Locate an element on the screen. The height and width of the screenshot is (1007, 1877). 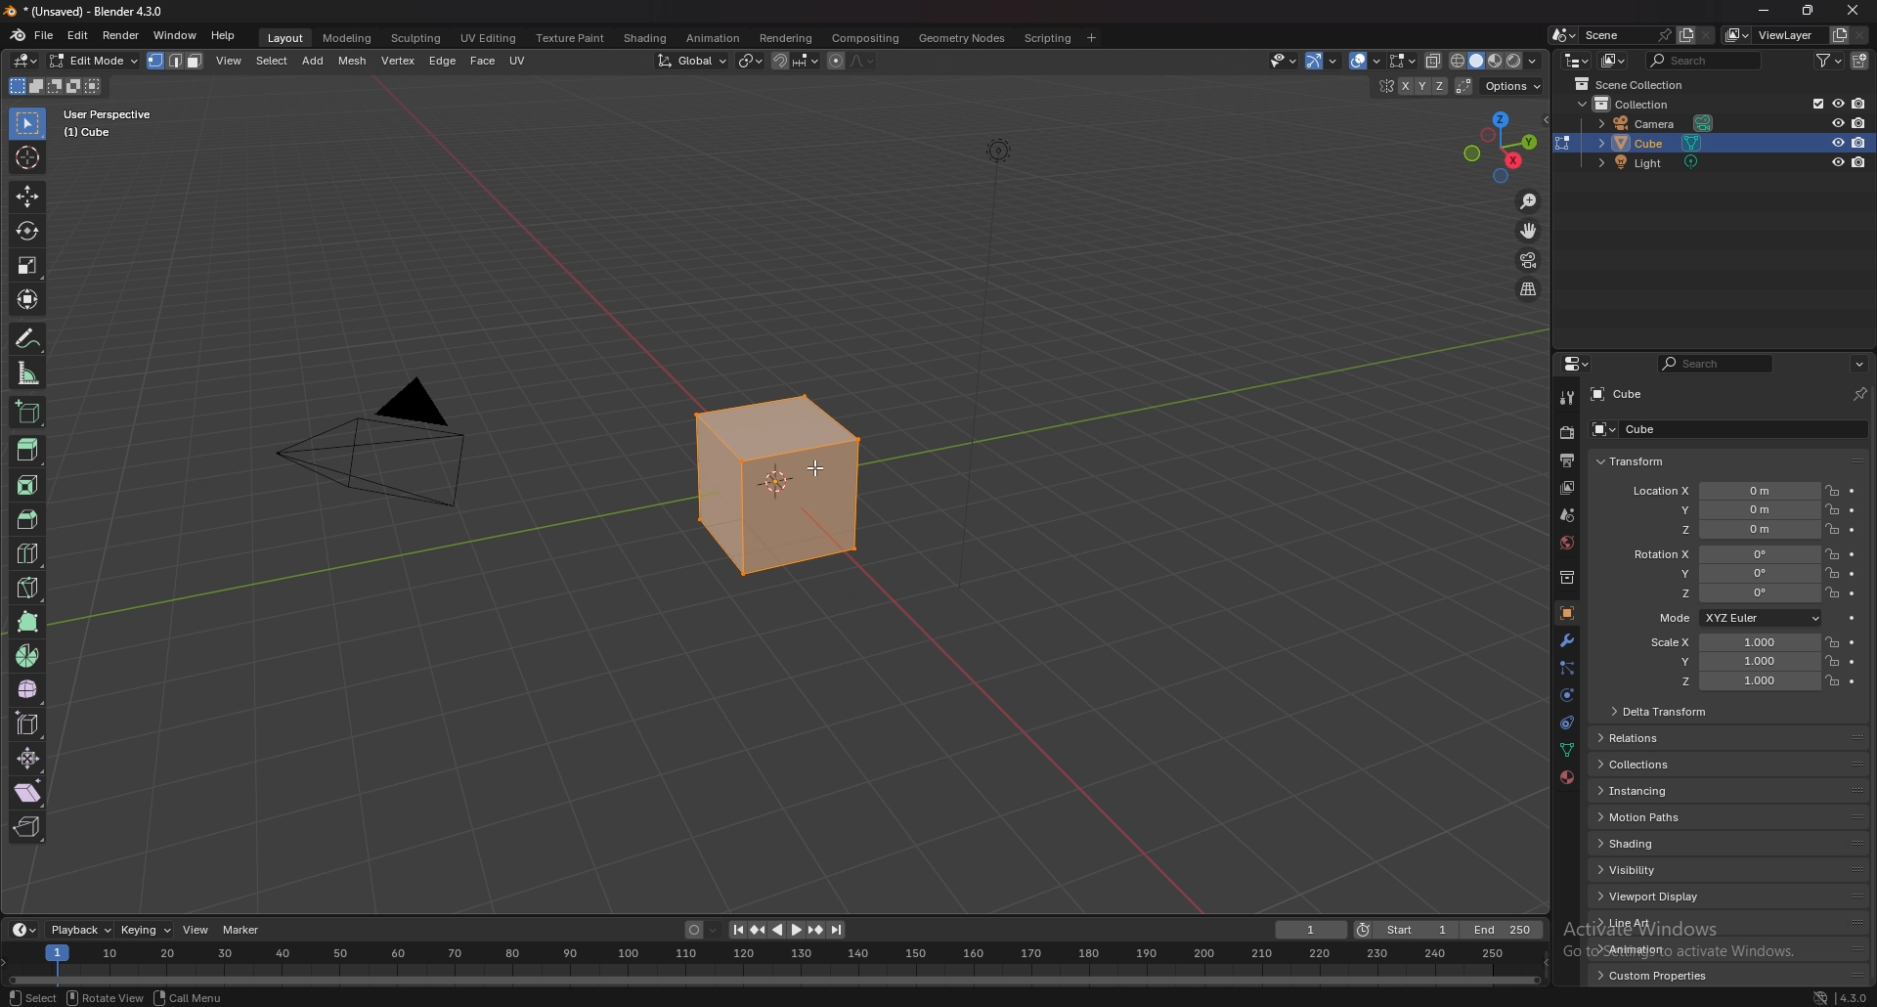
scale x is located at coordinates (1730, 643).